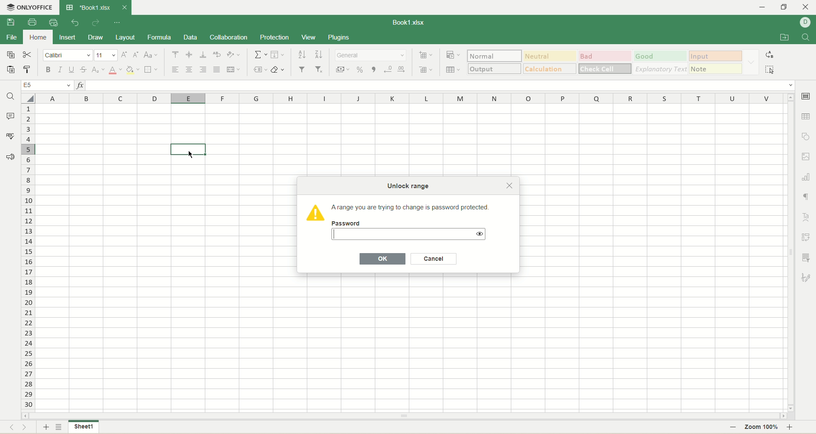  I want to click on find, so click(806, 37).